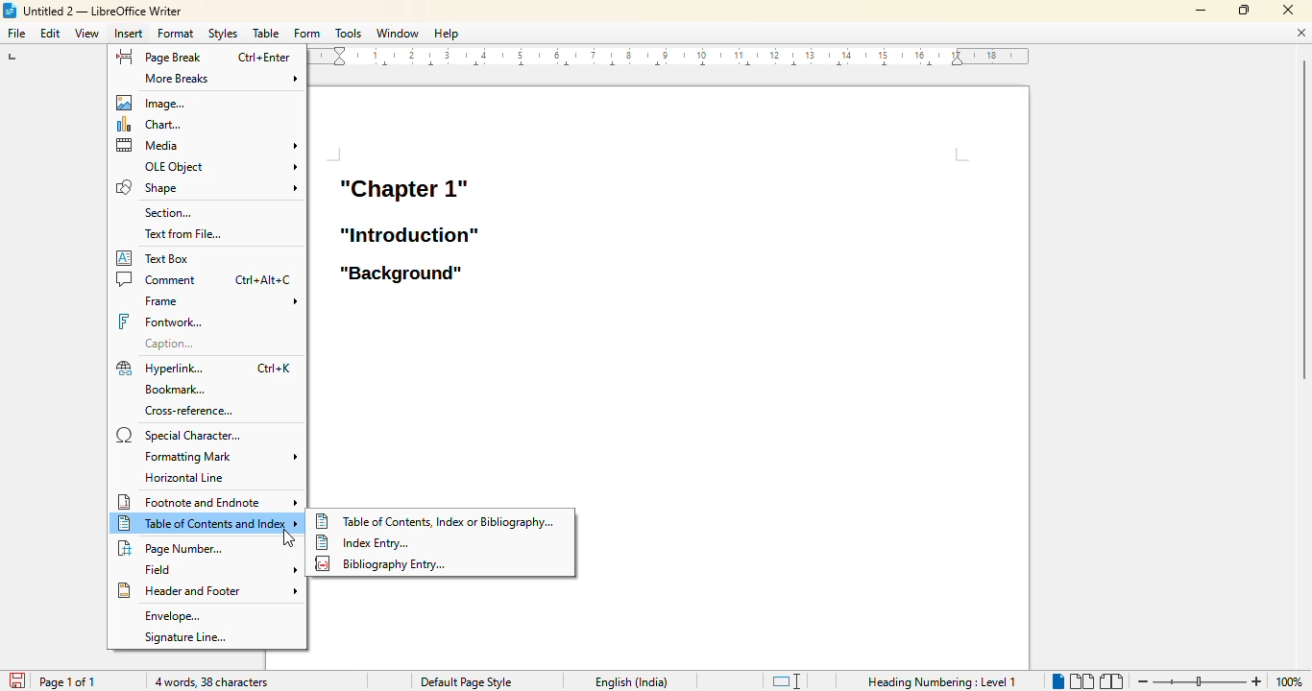  What do you see at coordinates (16, 33) in the screenshot?
I see `file` at bounding box center [16, 33].